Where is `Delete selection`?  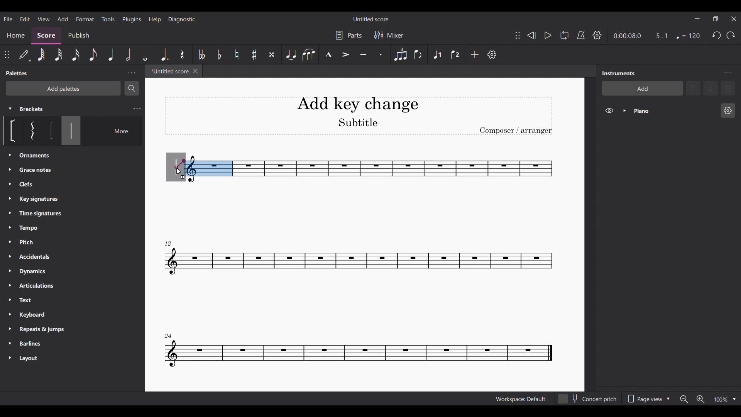 Delete selection is located at coordinates (728, 88).